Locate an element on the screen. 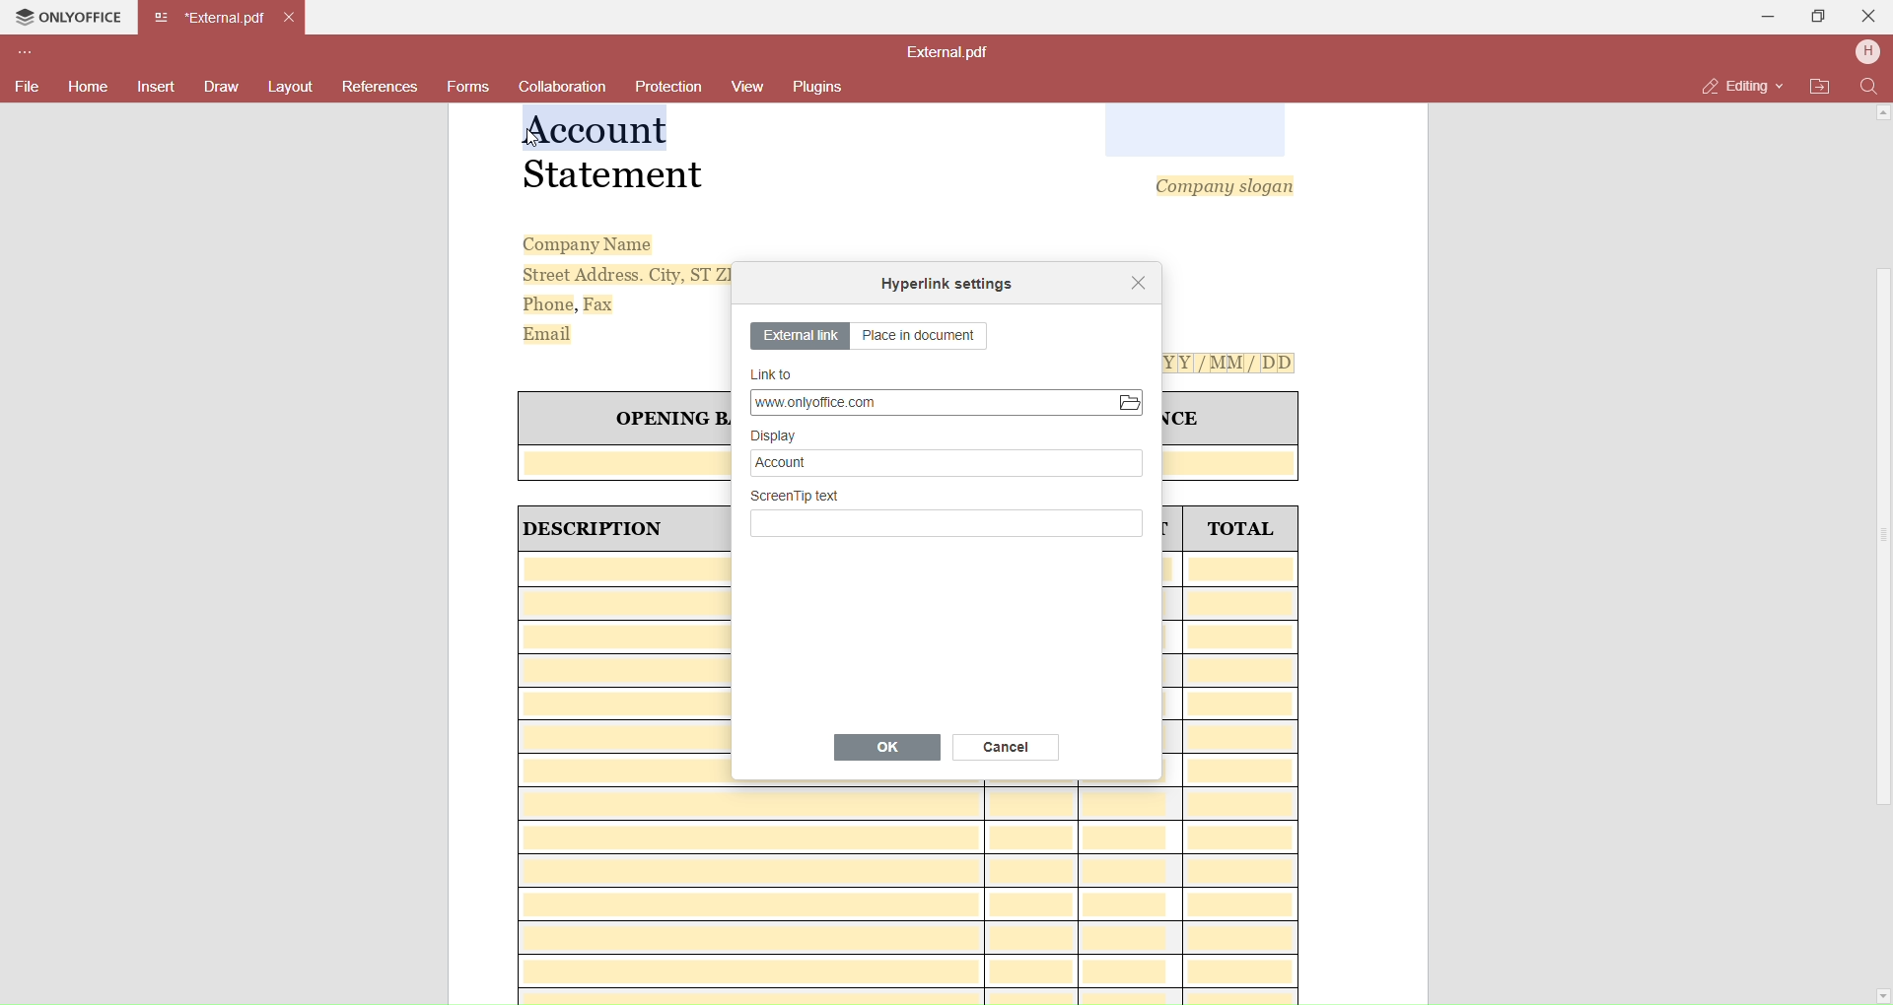  Link is located at coordinates (926, 403).